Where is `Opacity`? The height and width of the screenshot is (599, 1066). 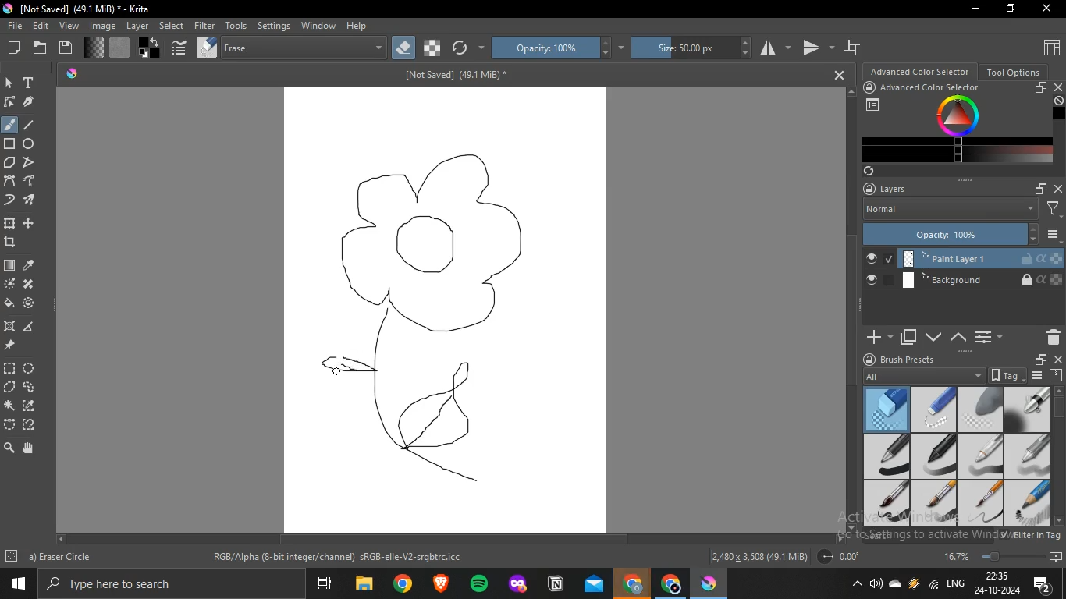 Opacity is located at coordinates (951, 232).